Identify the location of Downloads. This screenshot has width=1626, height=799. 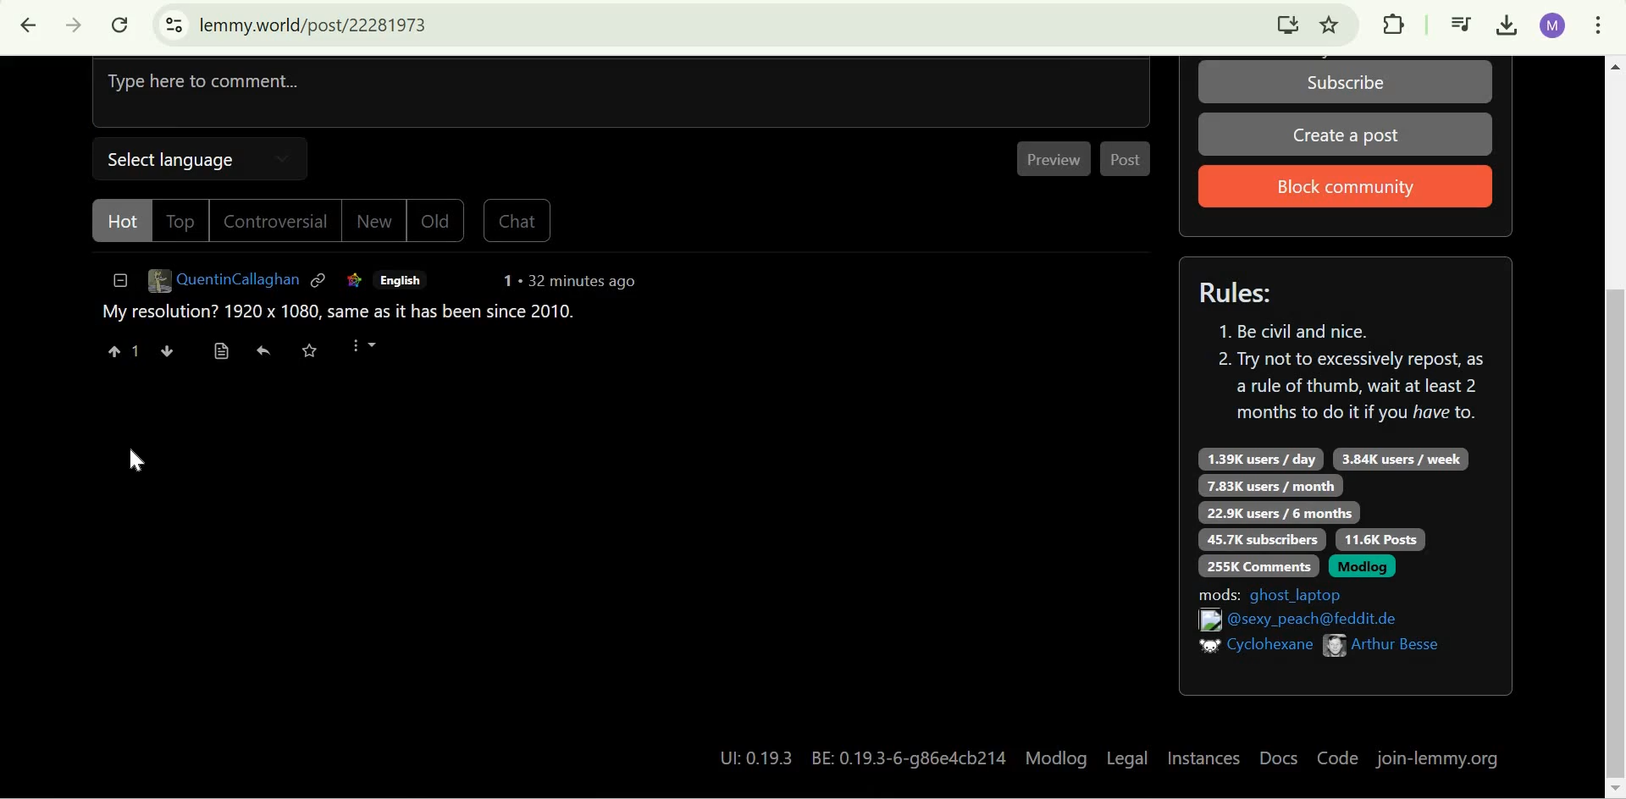
(1509, 26).